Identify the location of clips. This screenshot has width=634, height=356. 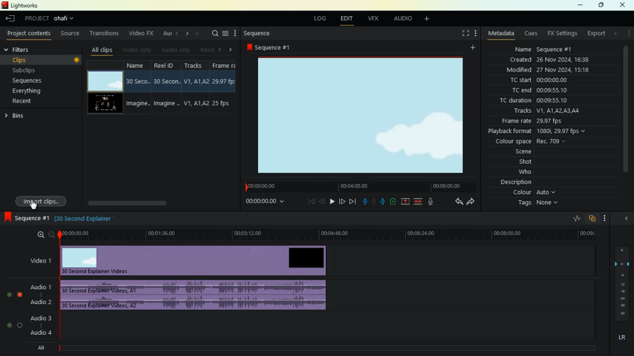
(31, 60).